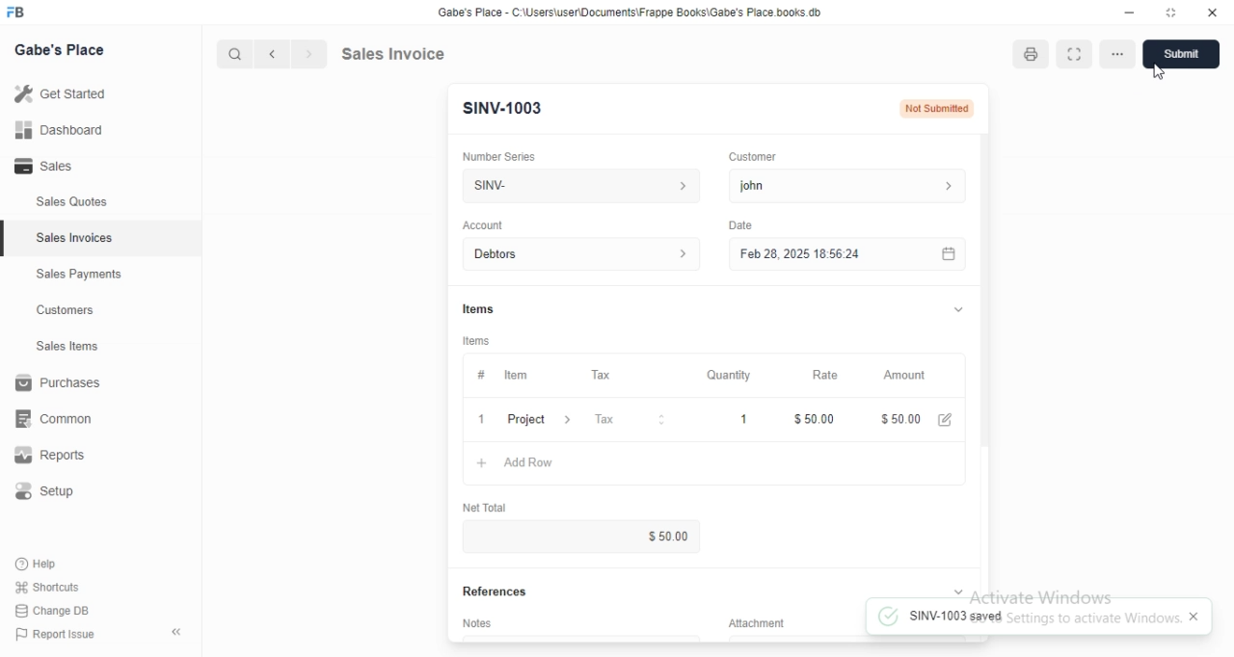 The image size is (1234, 657). I want to click on ‘Quantity, so click(728, 375).